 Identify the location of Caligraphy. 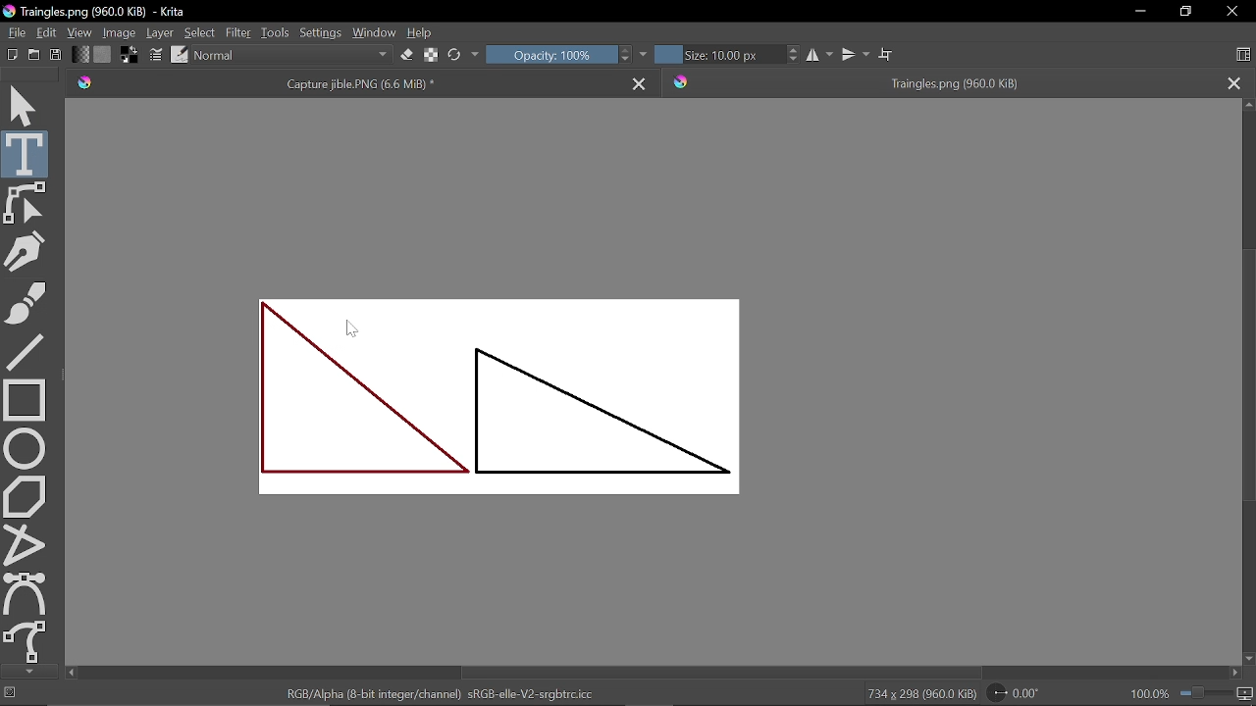
(27, 250).